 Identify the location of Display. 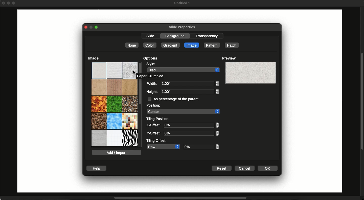
(250, 73).